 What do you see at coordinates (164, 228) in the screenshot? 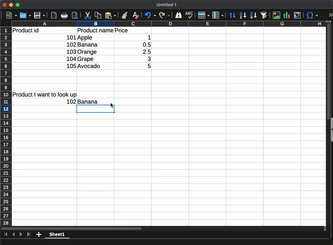
I see `Horizontal scroll` at bounding box center [164, 228].